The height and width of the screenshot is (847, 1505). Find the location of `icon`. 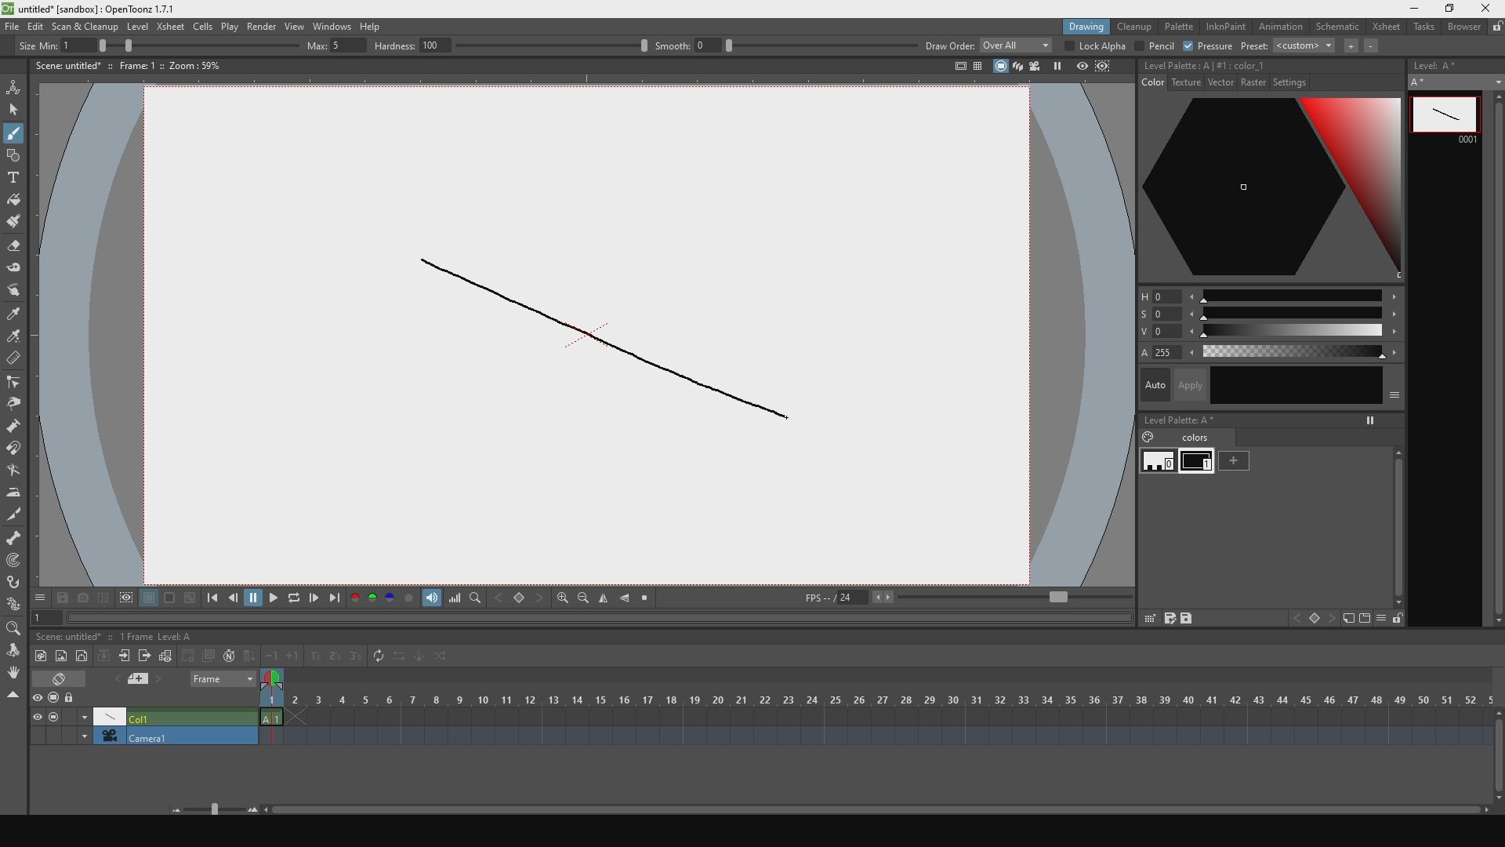

icon is located at coordinates (956, 67).